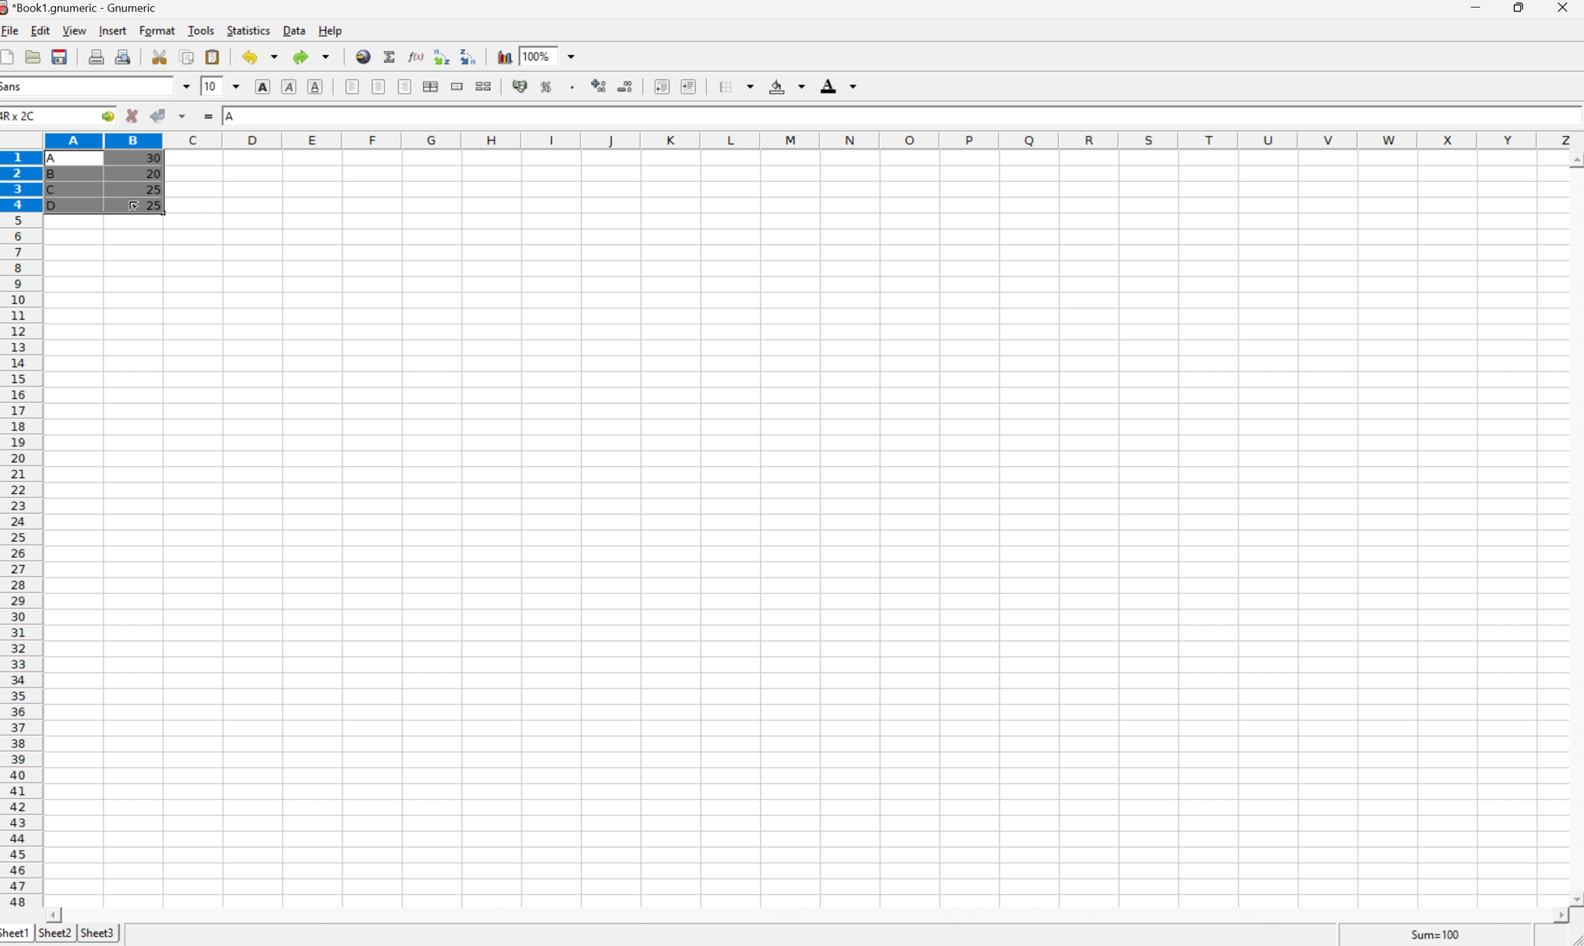  I want to click on Background, so click(786, 87).